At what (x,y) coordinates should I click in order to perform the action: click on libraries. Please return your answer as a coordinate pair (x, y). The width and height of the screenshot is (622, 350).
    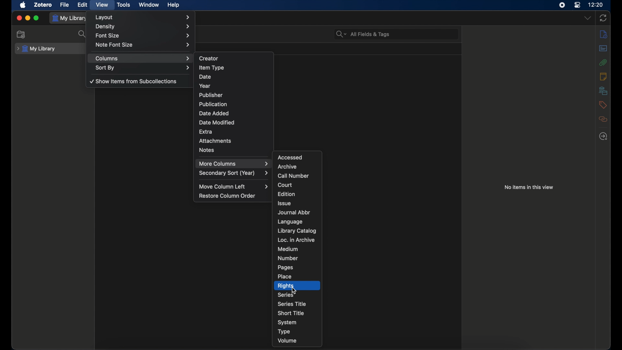
    Looking at the image, I should click on (603, 91).